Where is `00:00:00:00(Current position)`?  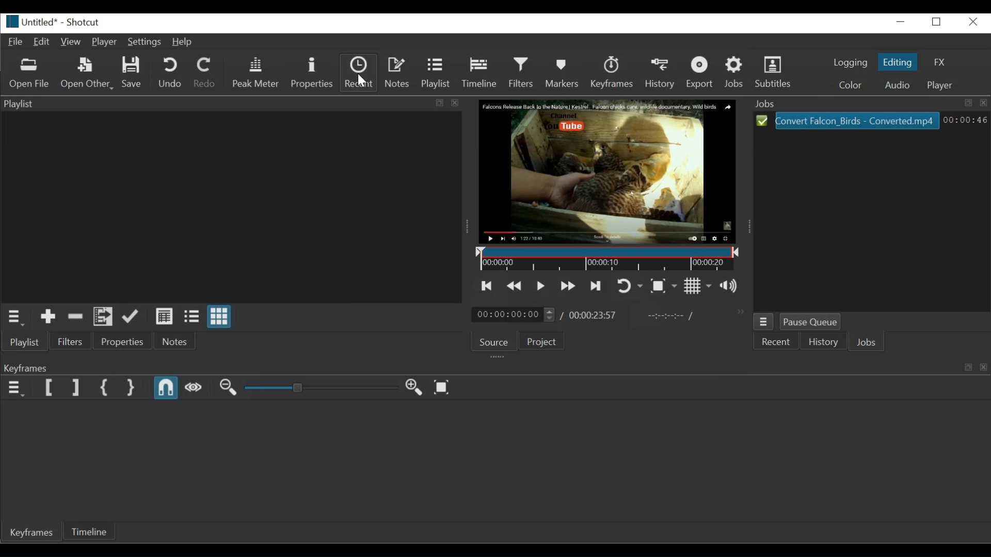
00:00:00:00(Current position) is located at coordinates (513, 315).